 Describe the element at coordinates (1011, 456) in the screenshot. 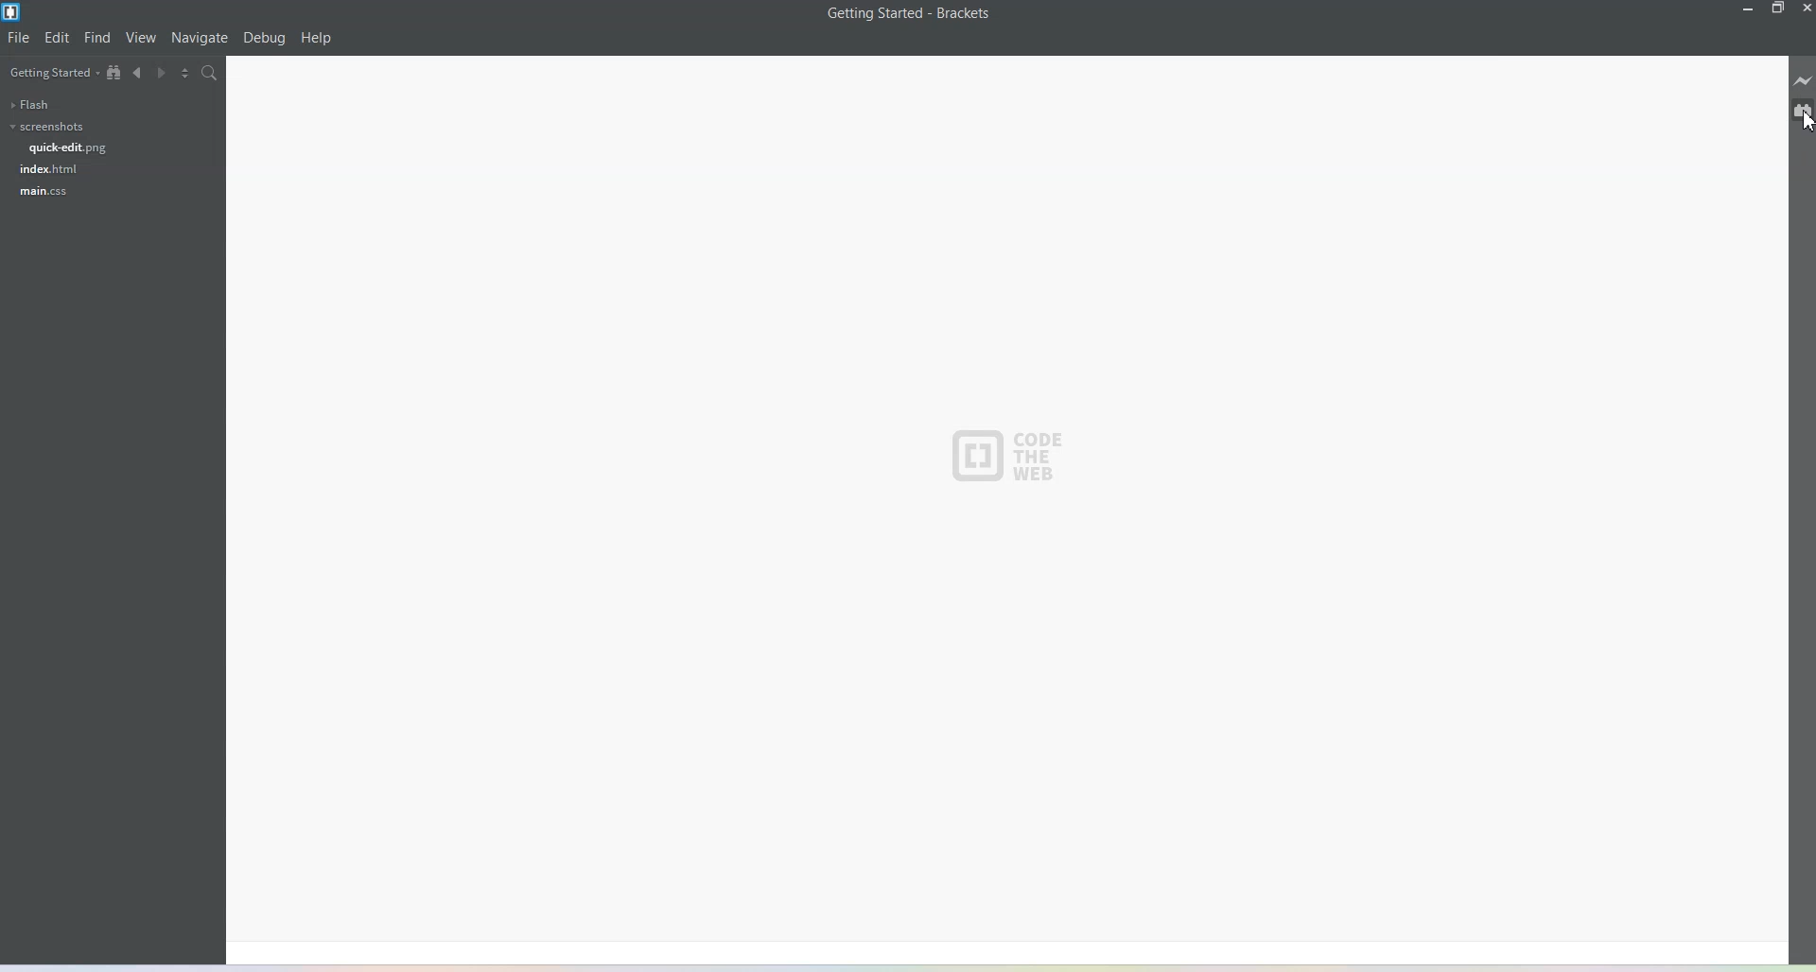

I see `Logo` at that location.